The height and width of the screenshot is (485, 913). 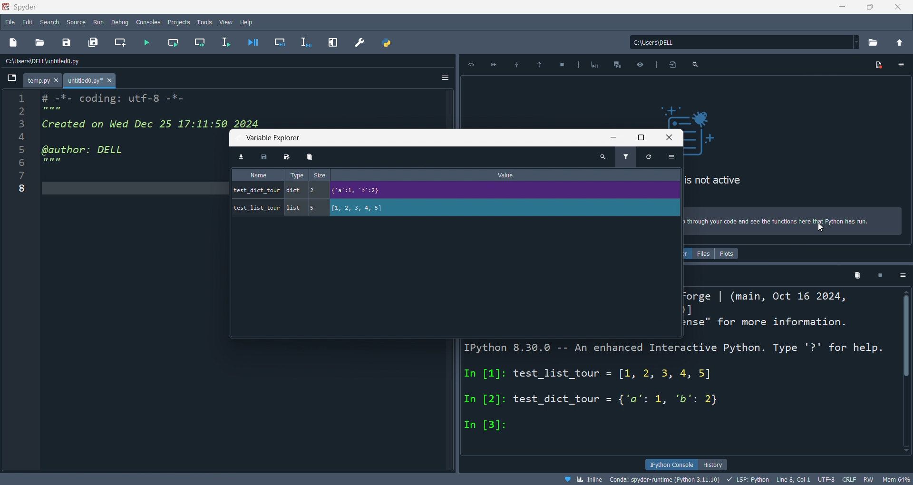 What do you see at coordinates (850, 479) in the screenshot?
I see `CRLF` at bounding box center [850, 479].